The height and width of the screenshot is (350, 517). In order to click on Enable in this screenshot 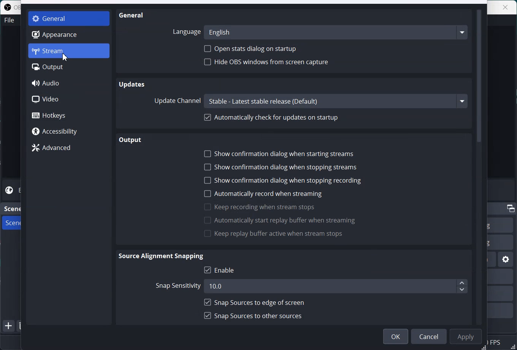, I will do `click(219, 270)`.